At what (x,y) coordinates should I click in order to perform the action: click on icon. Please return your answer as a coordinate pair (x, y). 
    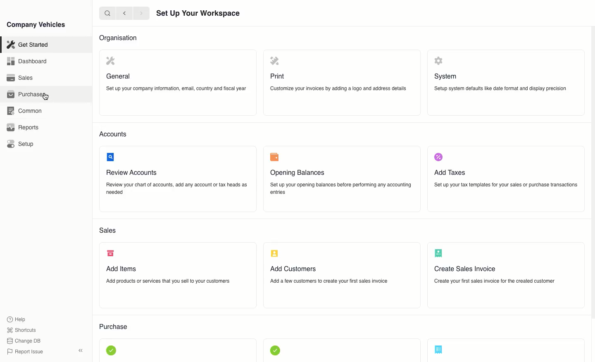
    Looking at the image, I should click on (111, 253).